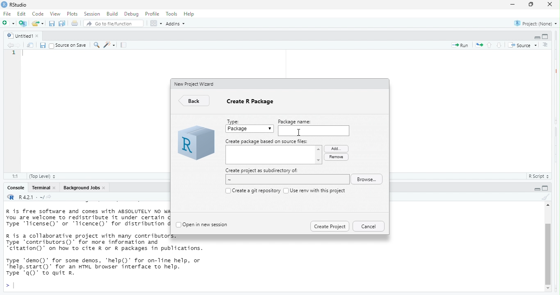 This screenshot has height=295, width=560. Describe the element at coordinates (274, 156) in the screenshot. I see `create package based on source files` at that location.